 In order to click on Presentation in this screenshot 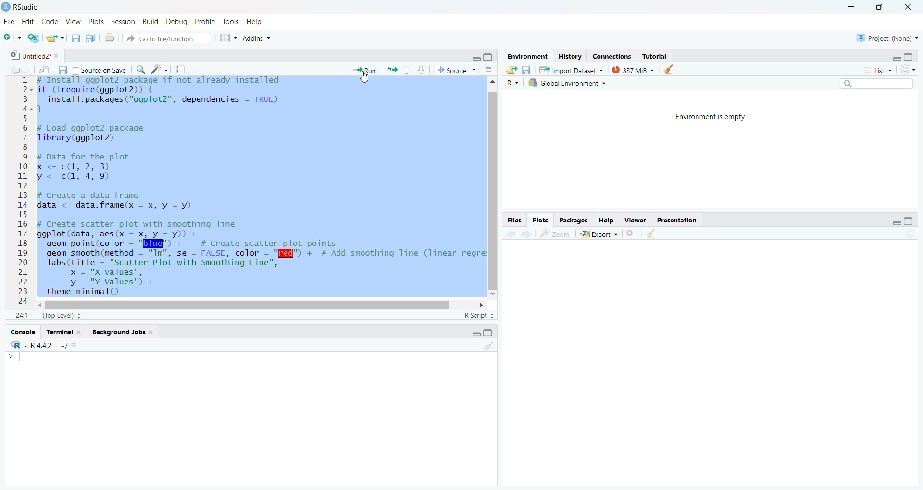, I will do `click(680, 221)`.